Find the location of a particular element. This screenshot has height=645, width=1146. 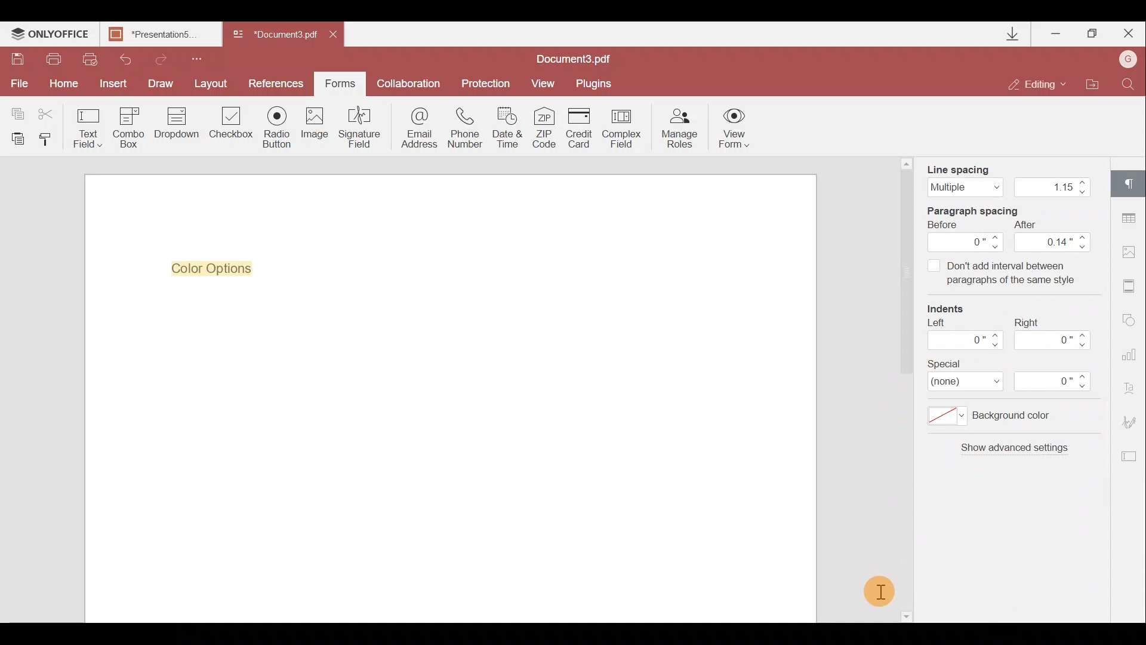

Paragraph spacing is located at coordinates (1011, 247).